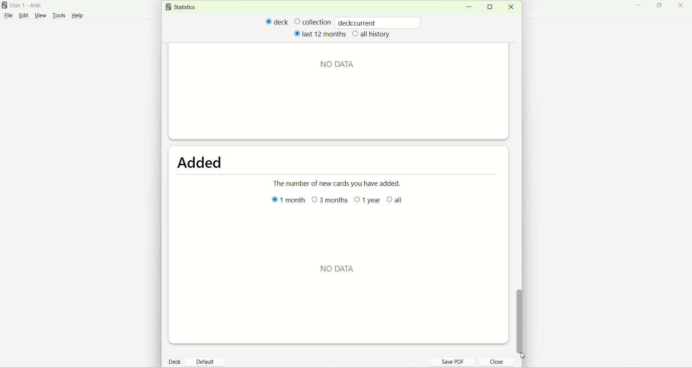 The height and width of the screenshot is (368, 692). I want to click on close, so click(492, 363).